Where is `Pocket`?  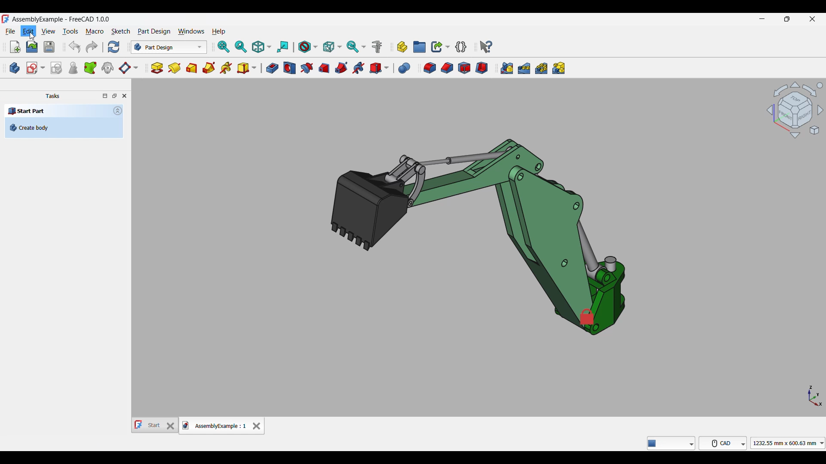 Pocket is located at coordinates (272, 68).